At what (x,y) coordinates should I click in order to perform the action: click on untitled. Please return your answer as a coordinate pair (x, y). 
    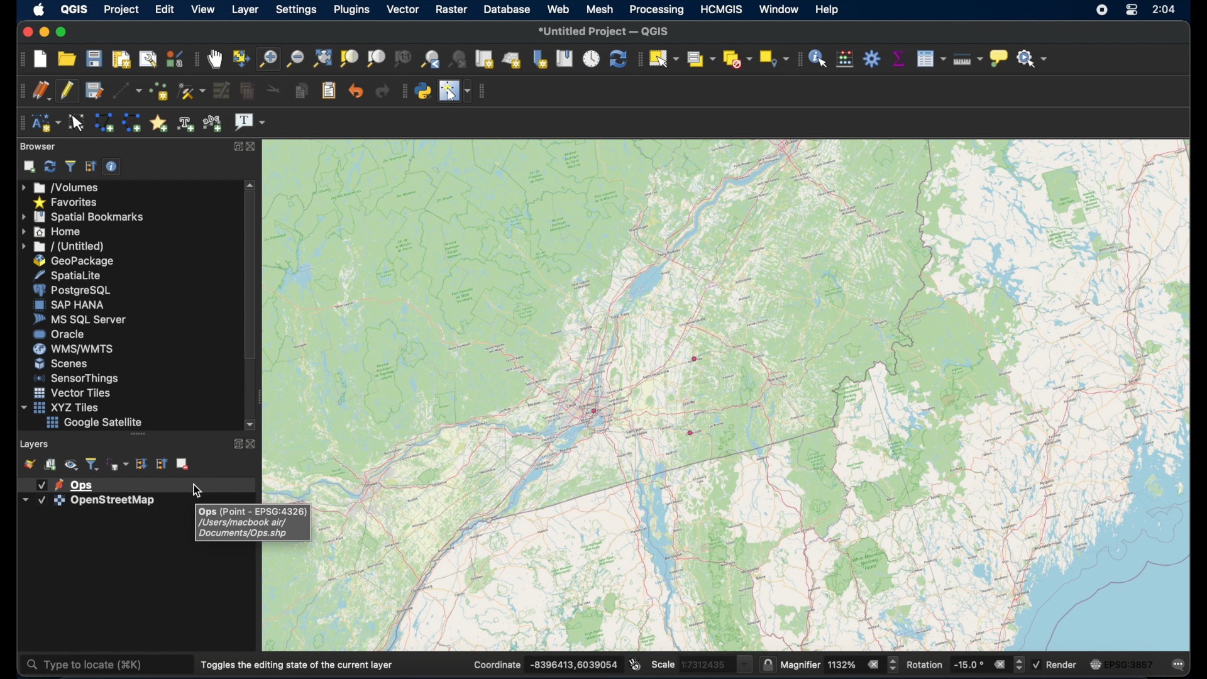
    Looking at the image, I should click on (61, 246).